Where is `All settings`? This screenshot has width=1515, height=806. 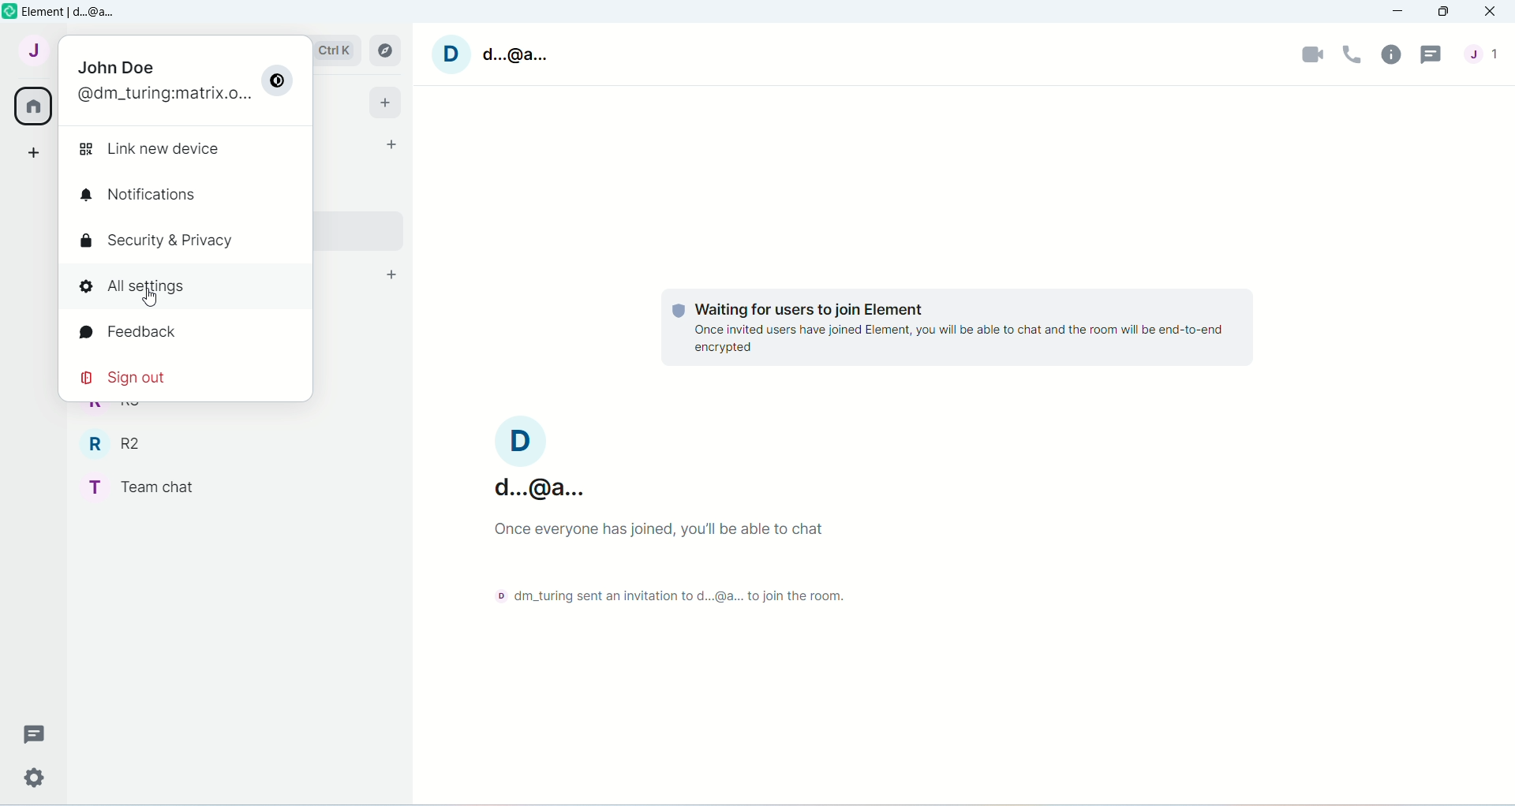
All settings is located at coordinates (189, 293).